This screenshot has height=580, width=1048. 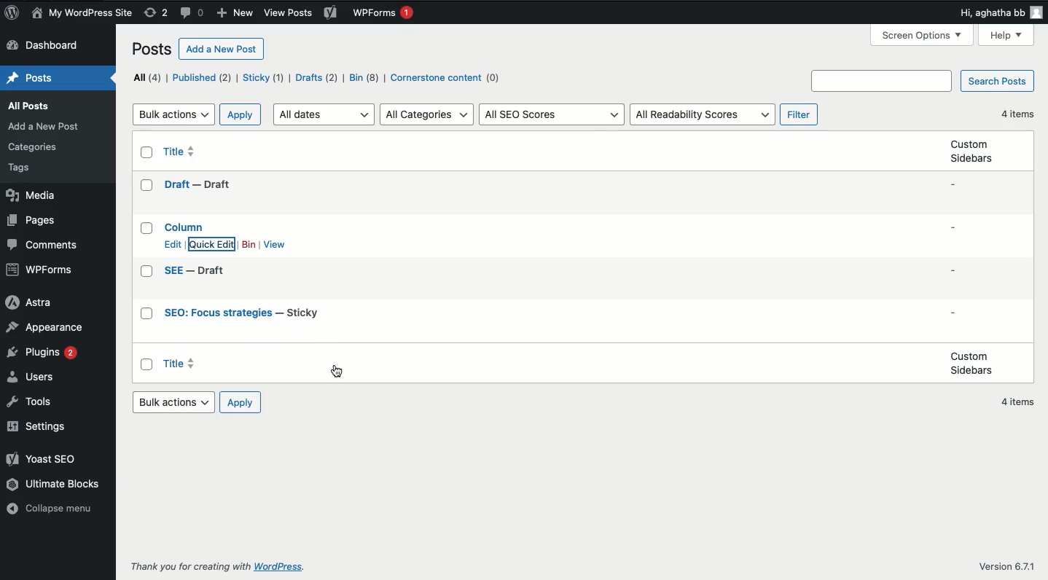 I want to click on checkbox, so click(x=146, y=315).